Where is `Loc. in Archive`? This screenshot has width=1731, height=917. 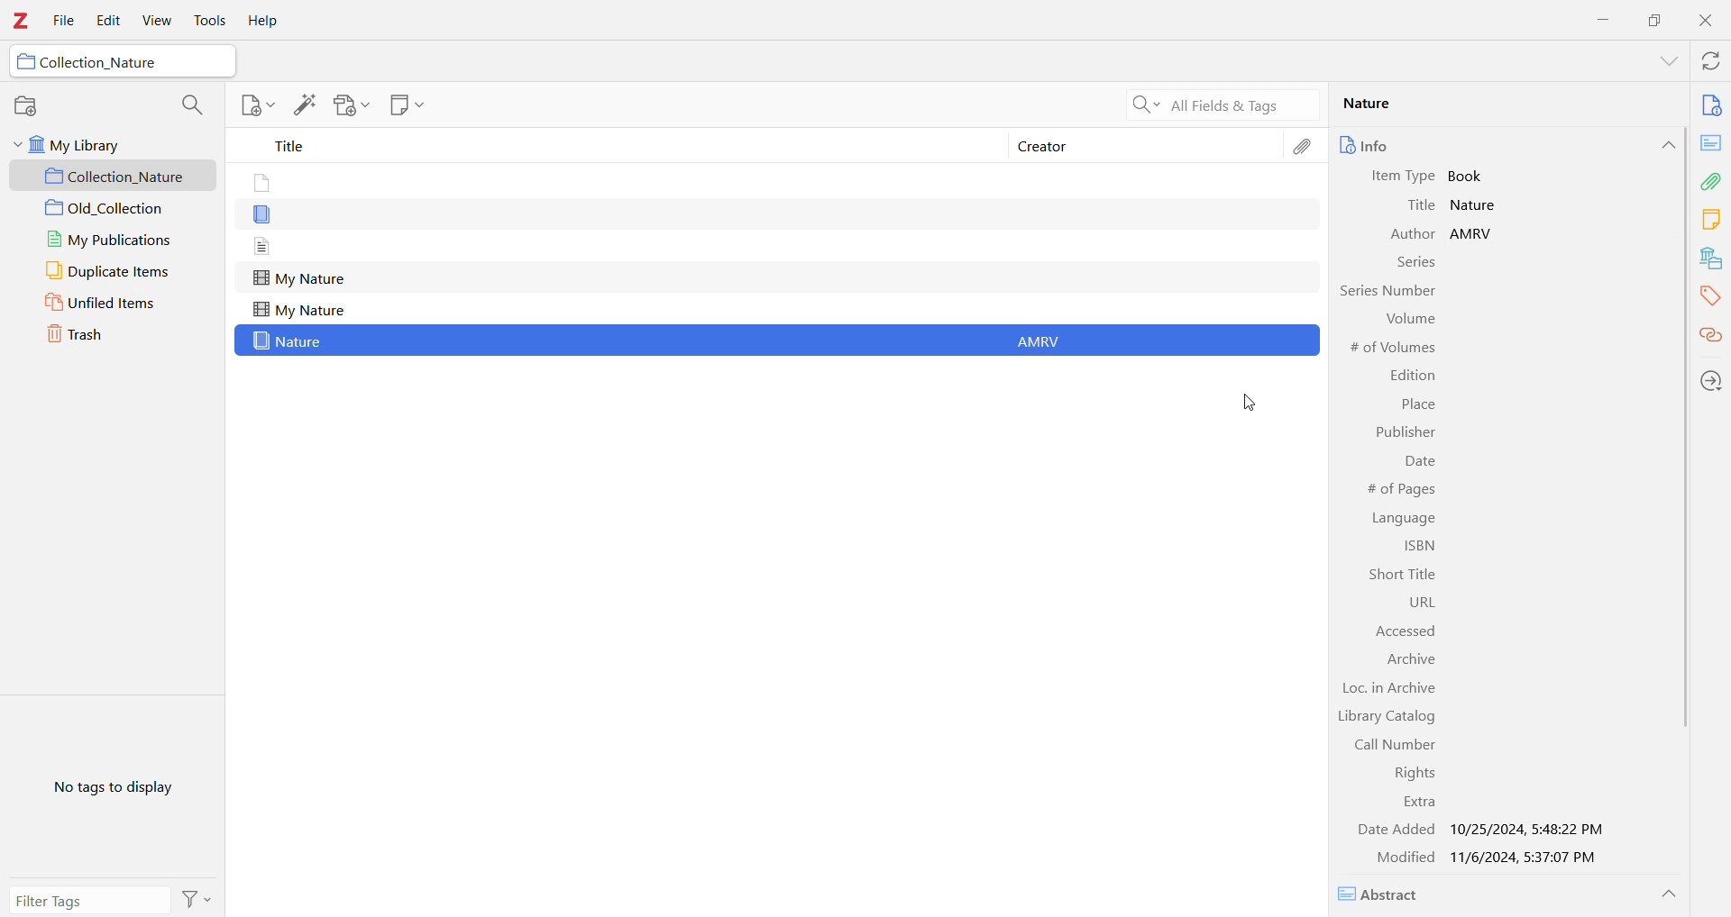
Loc. in Archive is located at coordinates (1392, 690).